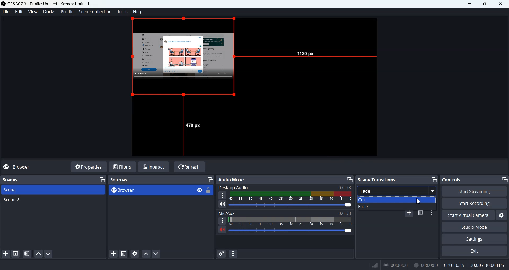 Image resolution: width=509 pixels, height=270 pixels. Describe the element at coordinates (32, 12) in the screenshot. I see `View` at that location.